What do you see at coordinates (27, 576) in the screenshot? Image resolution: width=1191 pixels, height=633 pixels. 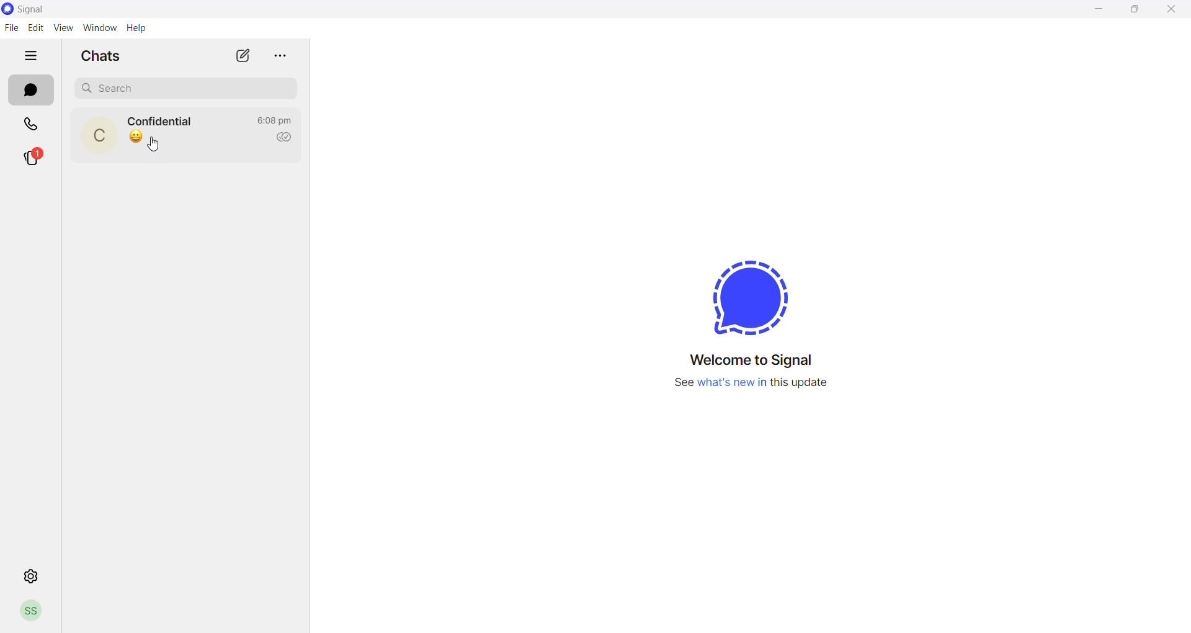 I see `setting` at bounding box center [27, 576].